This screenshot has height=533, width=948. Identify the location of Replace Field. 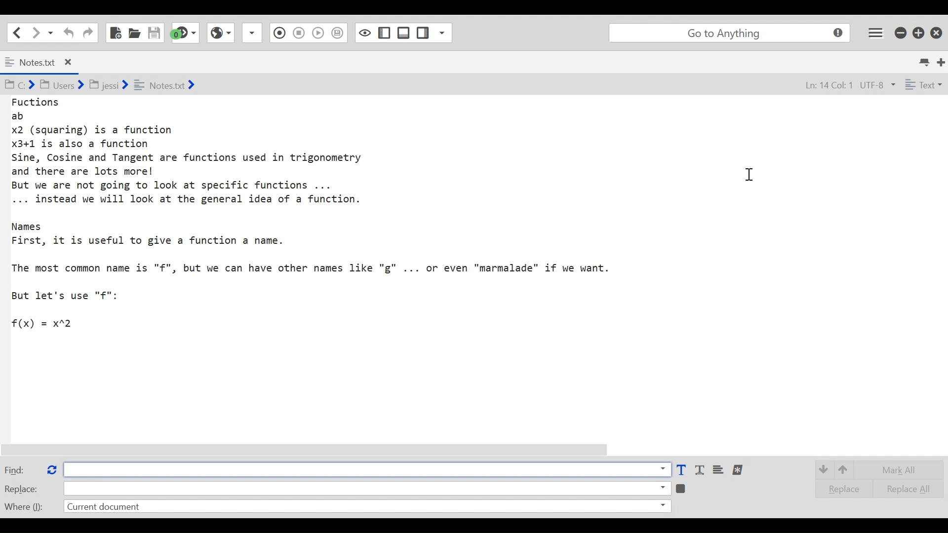
(367, 488).